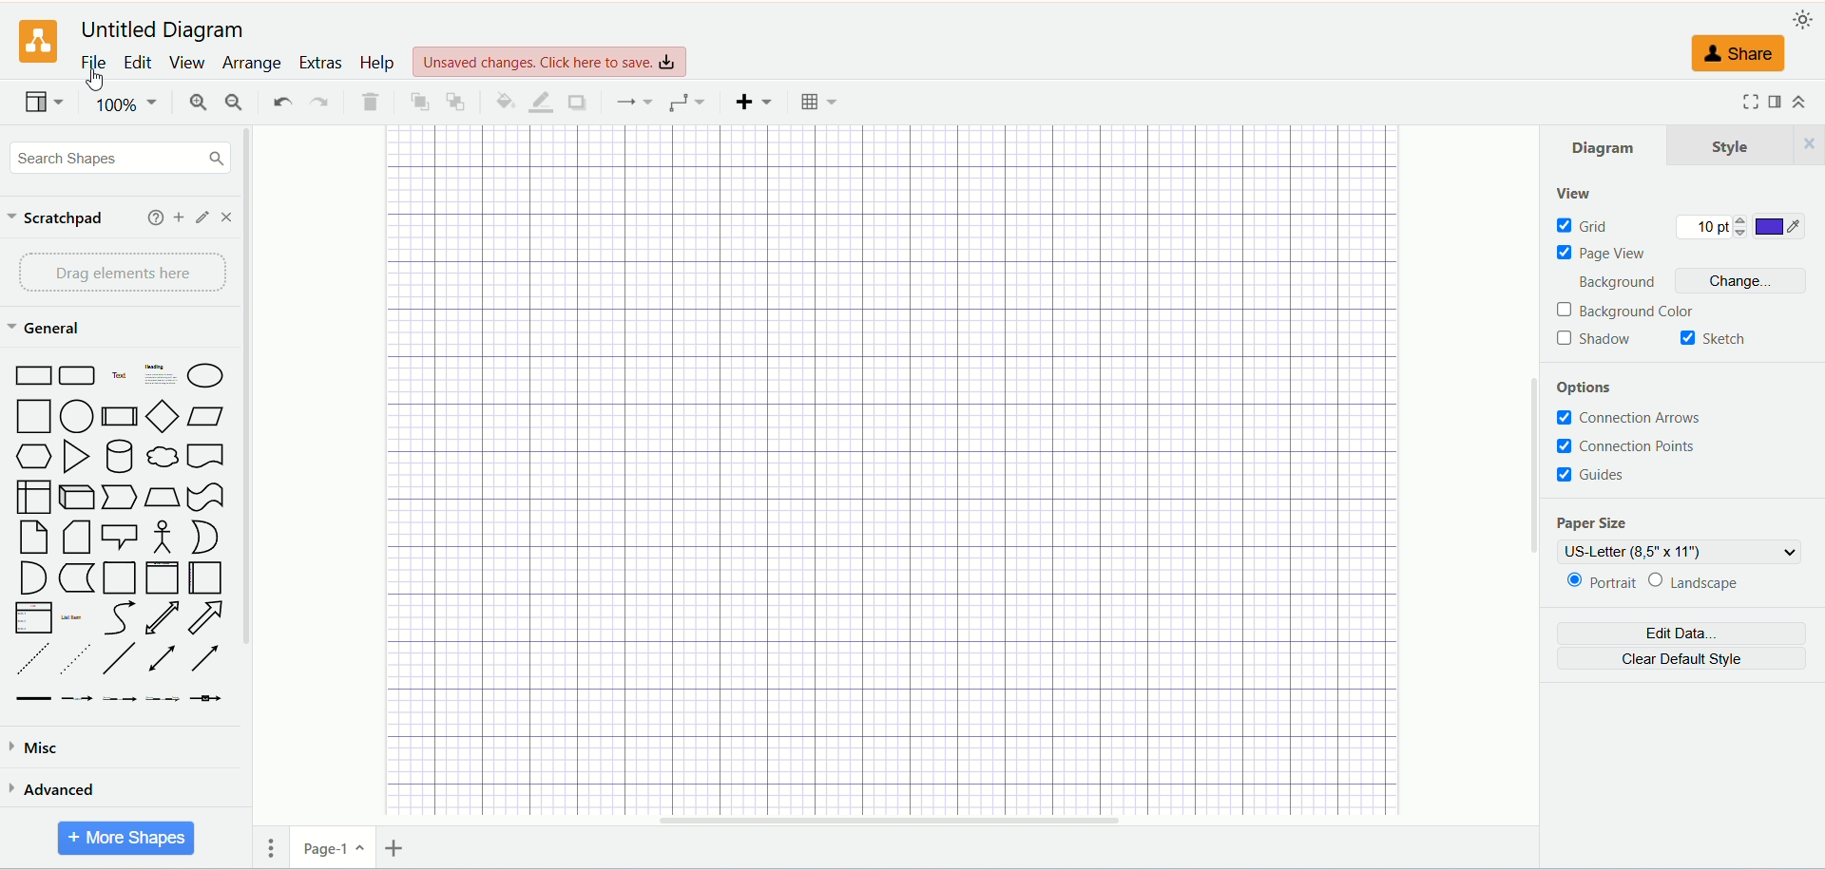 The image size is (1825, 870). Describe the element at coordinates (247, 497) in the screenshot. I see `vertical scroll bar` at that location.